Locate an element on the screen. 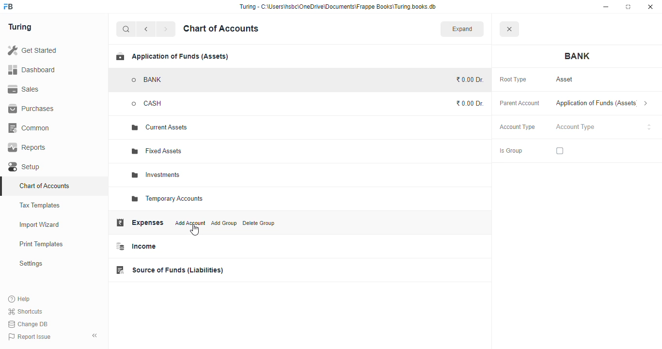 This screenshot has width=662, height=349. setup is located at coordinates (25, 167).